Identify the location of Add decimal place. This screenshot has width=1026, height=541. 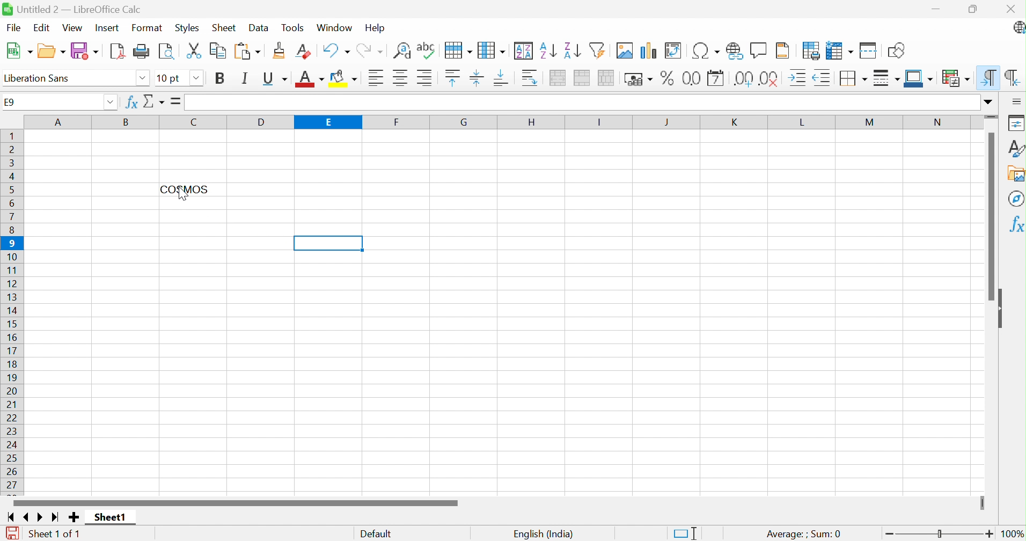
(743, 78).